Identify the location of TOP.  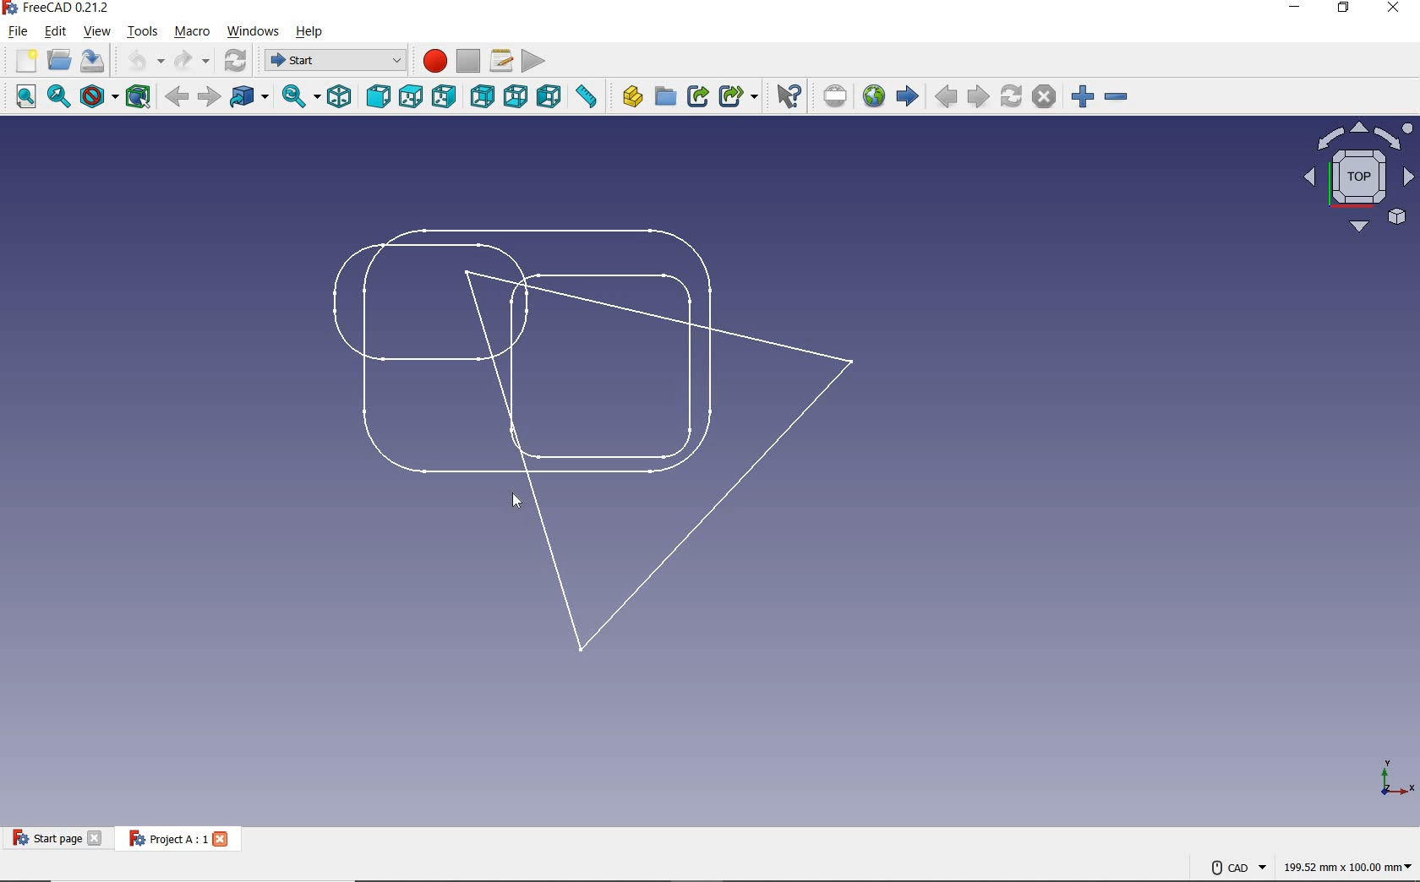
(412, 96).